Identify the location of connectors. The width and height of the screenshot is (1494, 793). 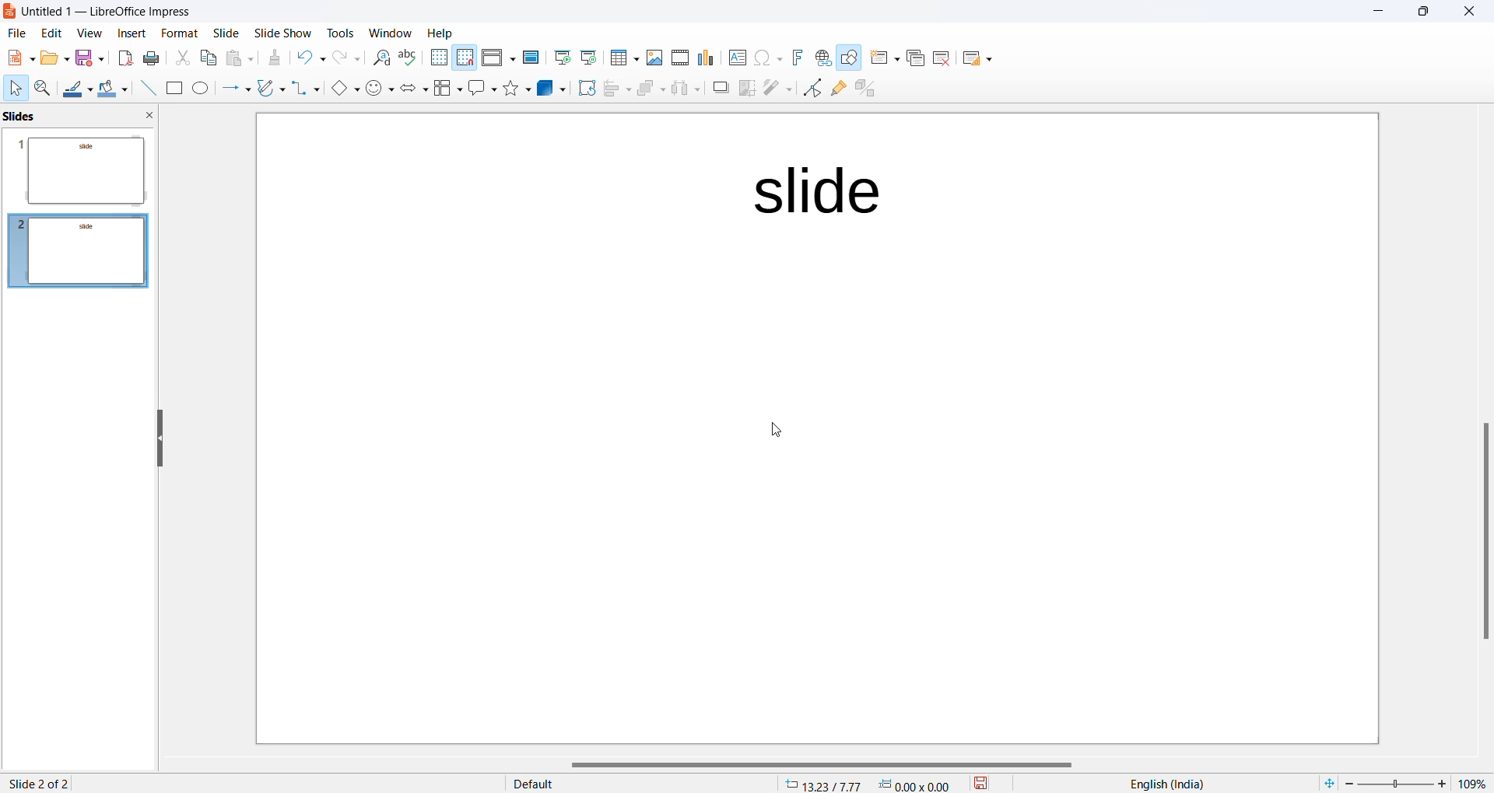
(303, 89).